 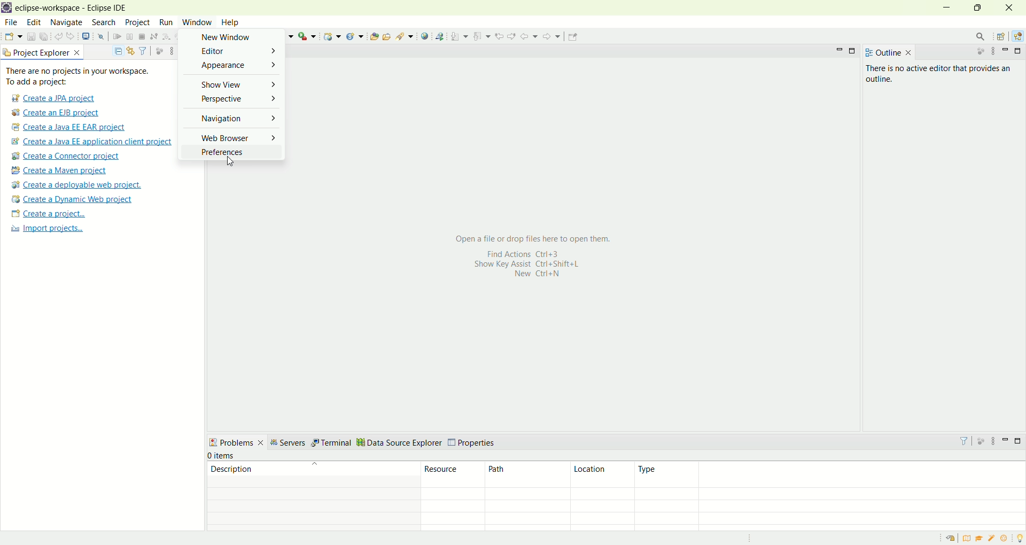 I want to click on open, so click(x=13, y=38).